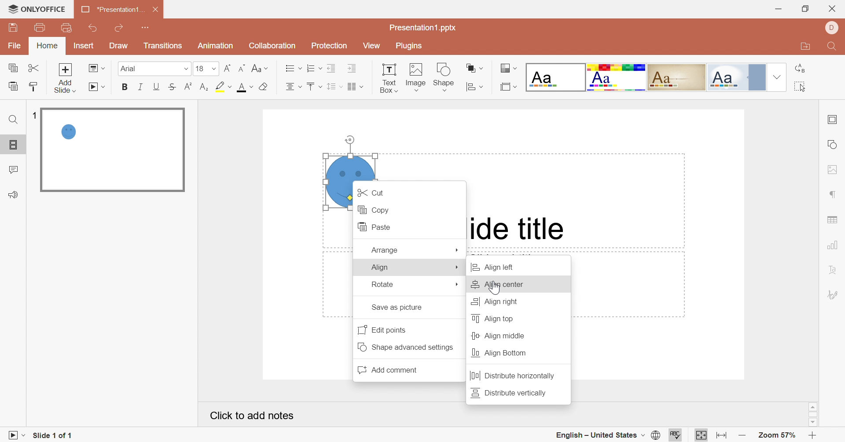 The height and width of the screenshot is (442, 845). I want to click on Replace, so click(801, 69).